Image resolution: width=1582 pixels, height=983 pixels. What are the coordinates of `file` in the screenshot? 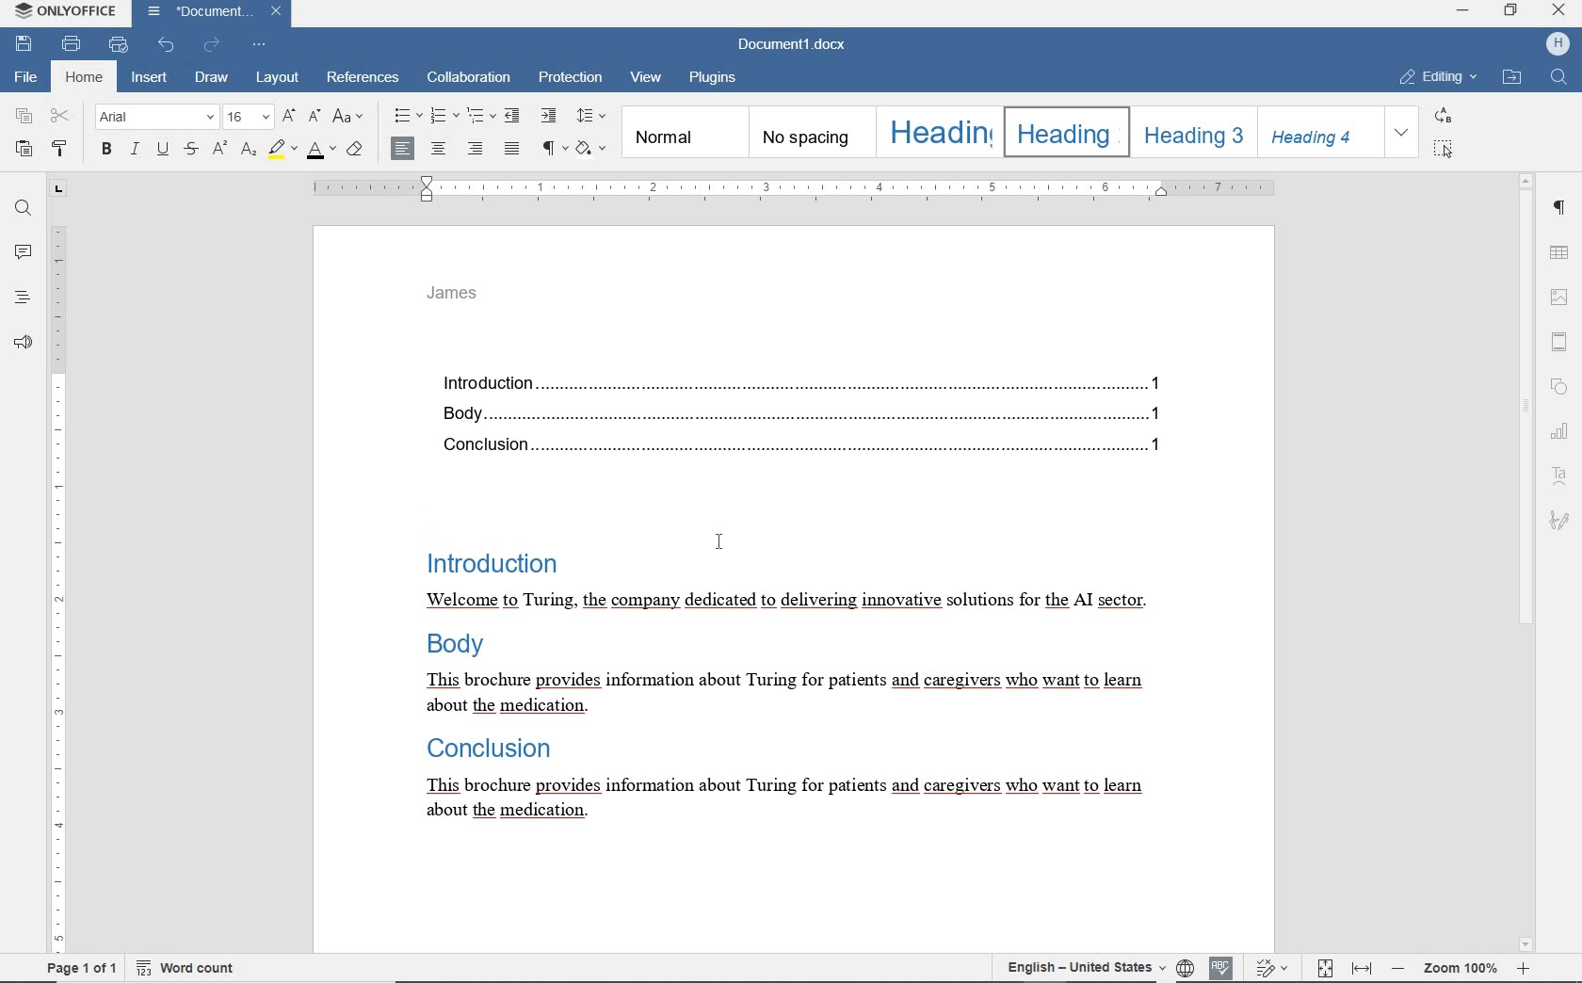 It's located at (24, 78).